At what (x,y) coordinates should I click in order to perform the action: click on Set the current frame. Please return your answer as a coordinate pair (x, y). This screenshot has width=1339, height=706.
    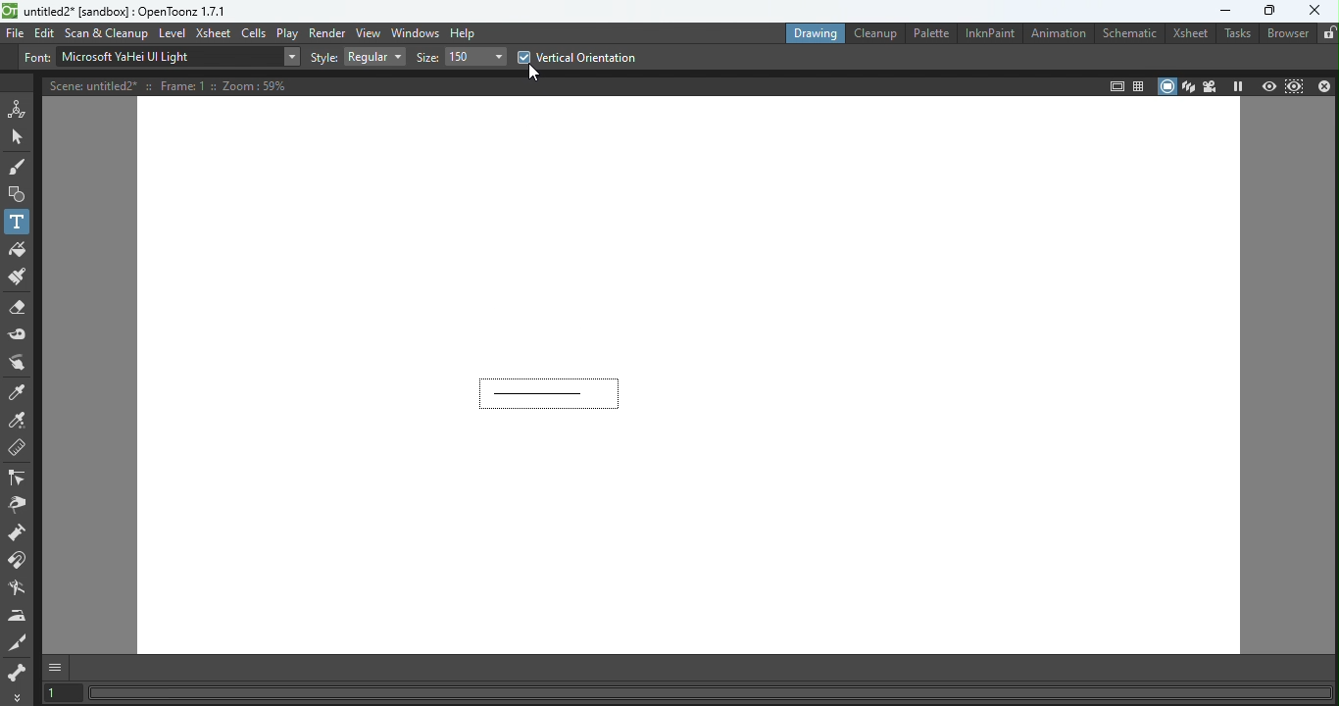
    Looking at the image, I should click on (63, 692).